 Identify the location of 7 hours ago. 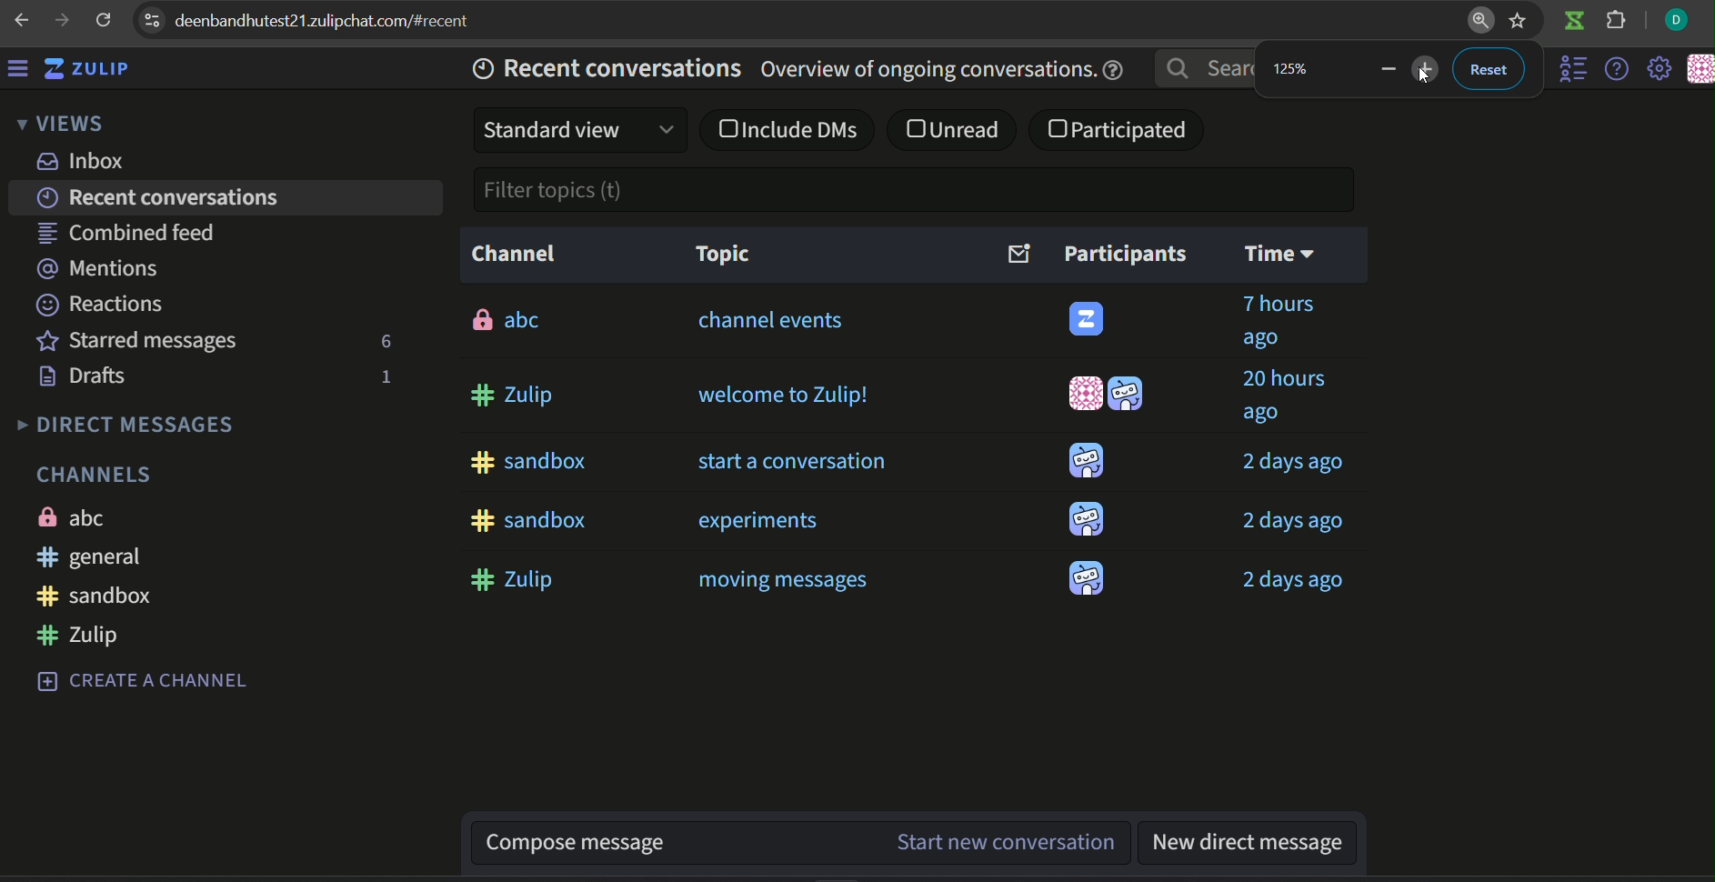
(1277, 322).